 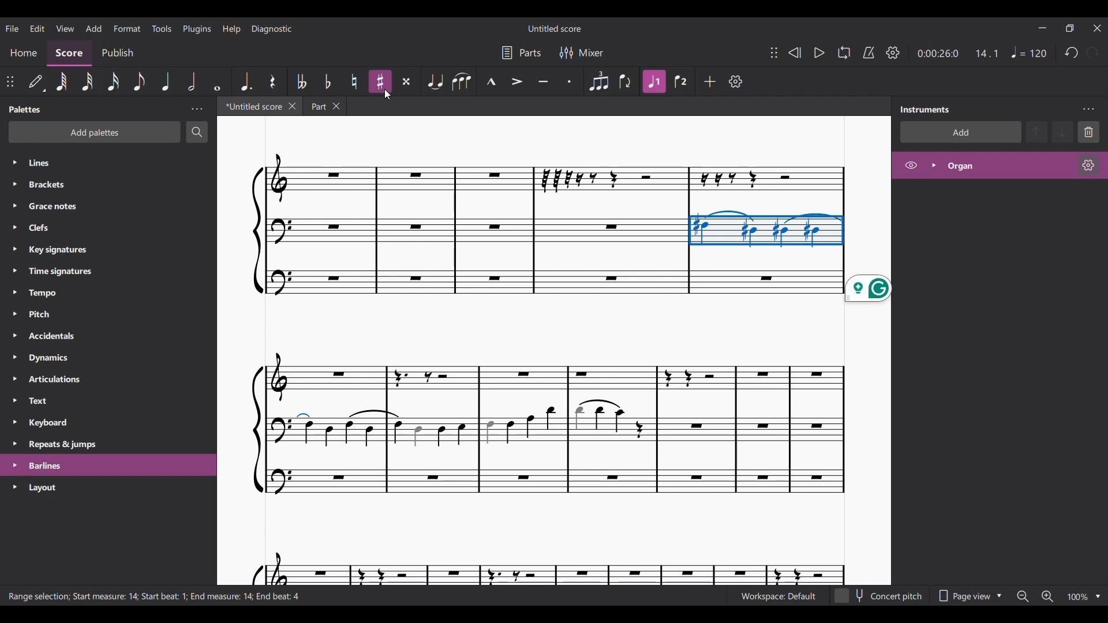 I want to click on Whole note, so click(x=218, y=81).